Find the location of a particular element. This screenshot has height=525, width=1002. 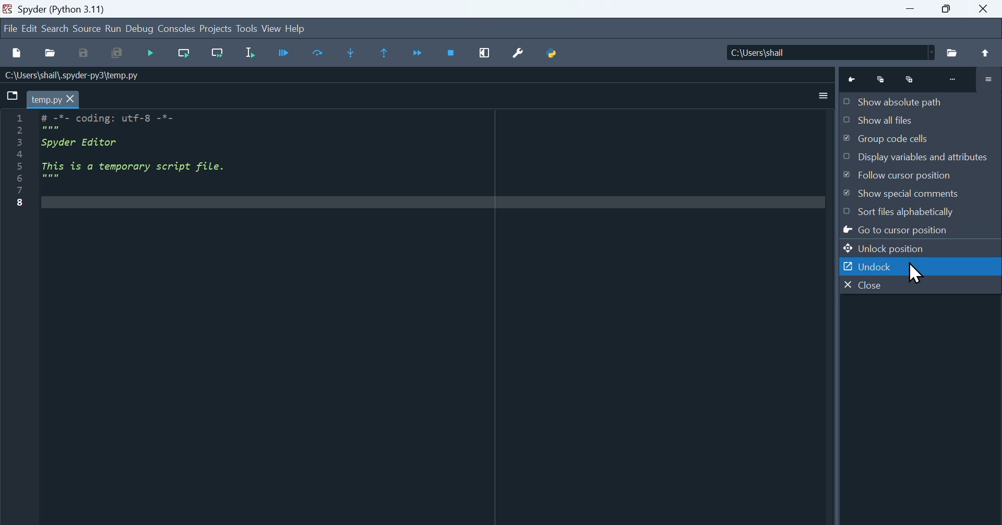

save is located at coordinates (85, 53).